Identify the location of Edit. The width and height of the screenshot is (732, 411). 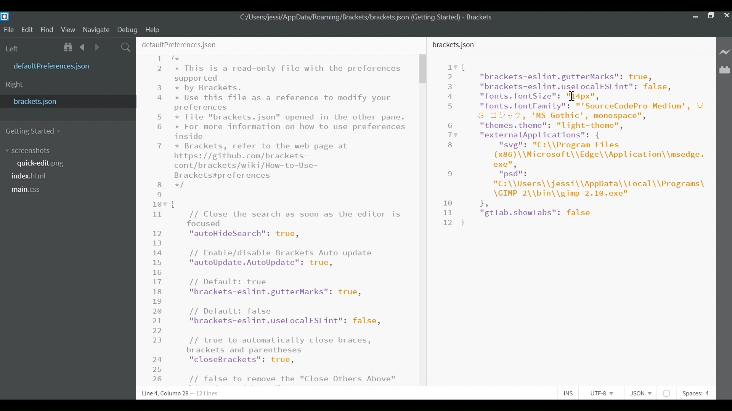
(29, 29).